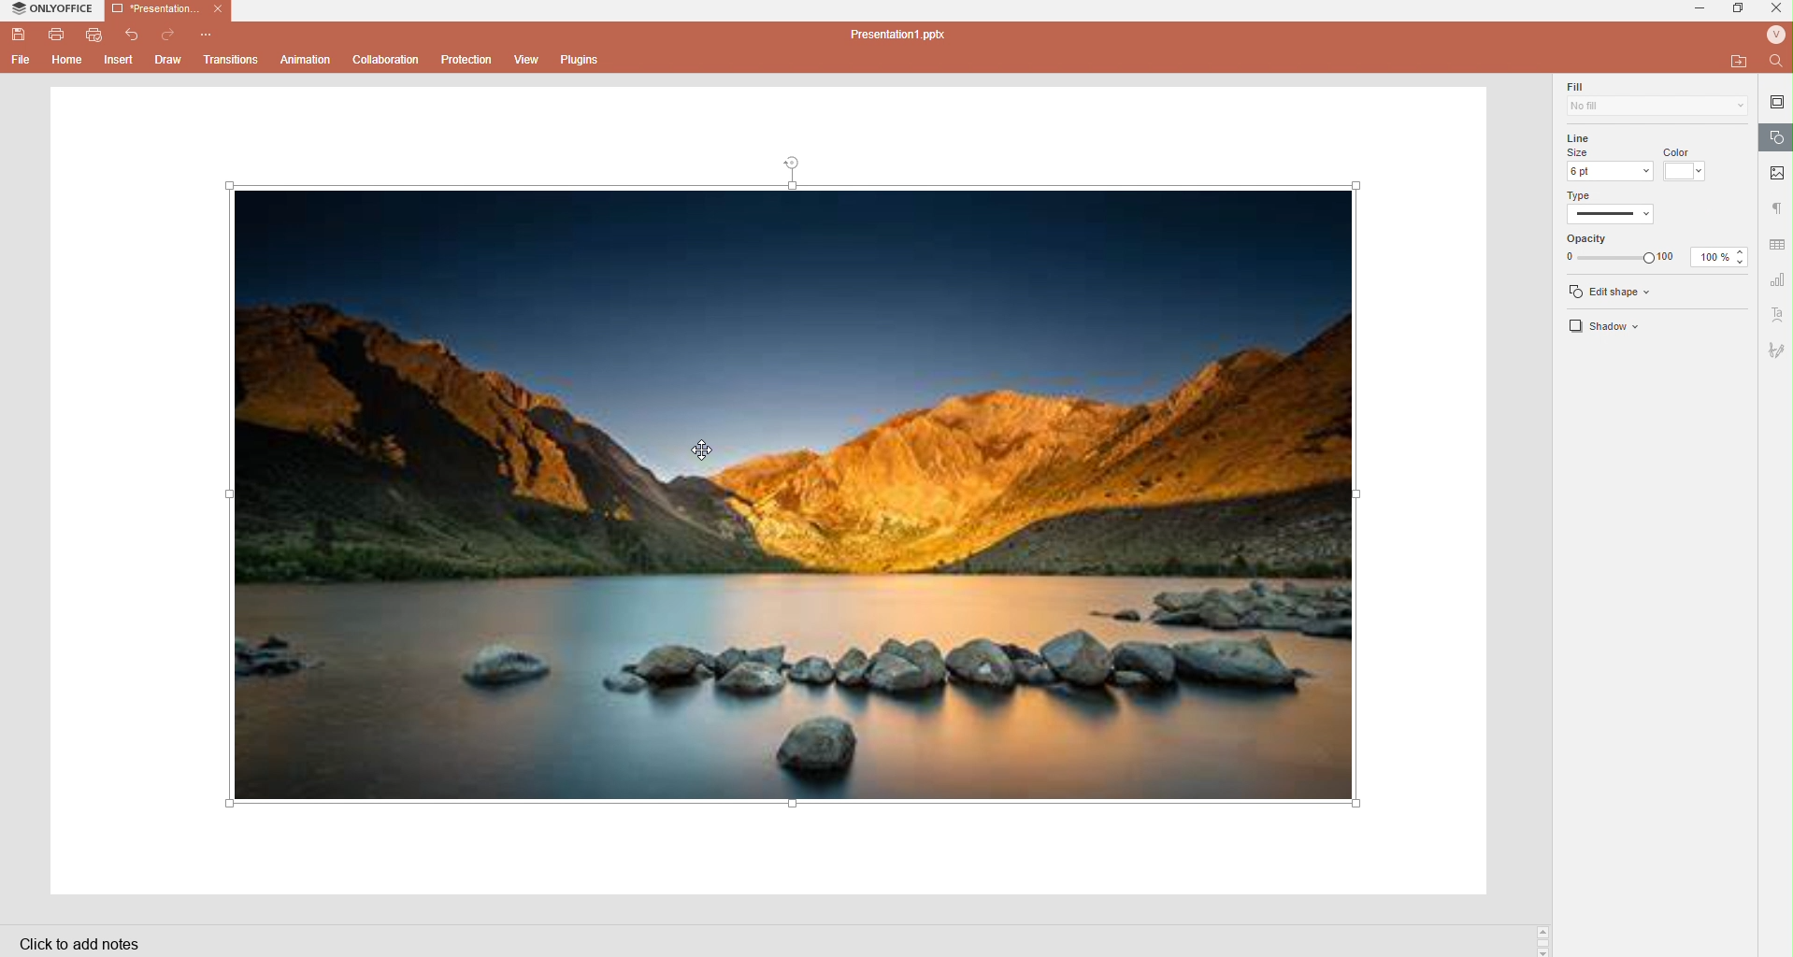 This screenshot has width=1793, height=957. Describe the element at coordinates (1744, 266) in the screenshot. I see `Decrease opacity %` at that location.